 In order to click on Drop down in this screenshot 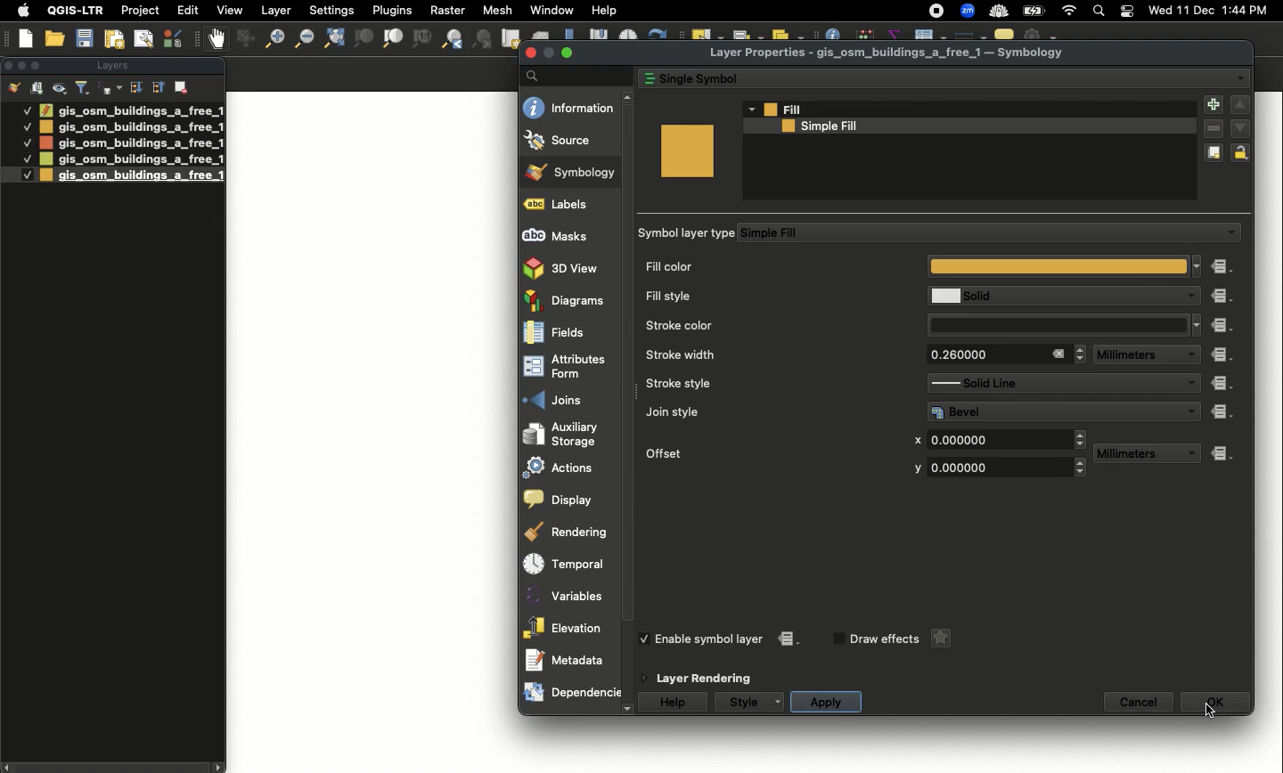, I will do `click(1188, 297)`.